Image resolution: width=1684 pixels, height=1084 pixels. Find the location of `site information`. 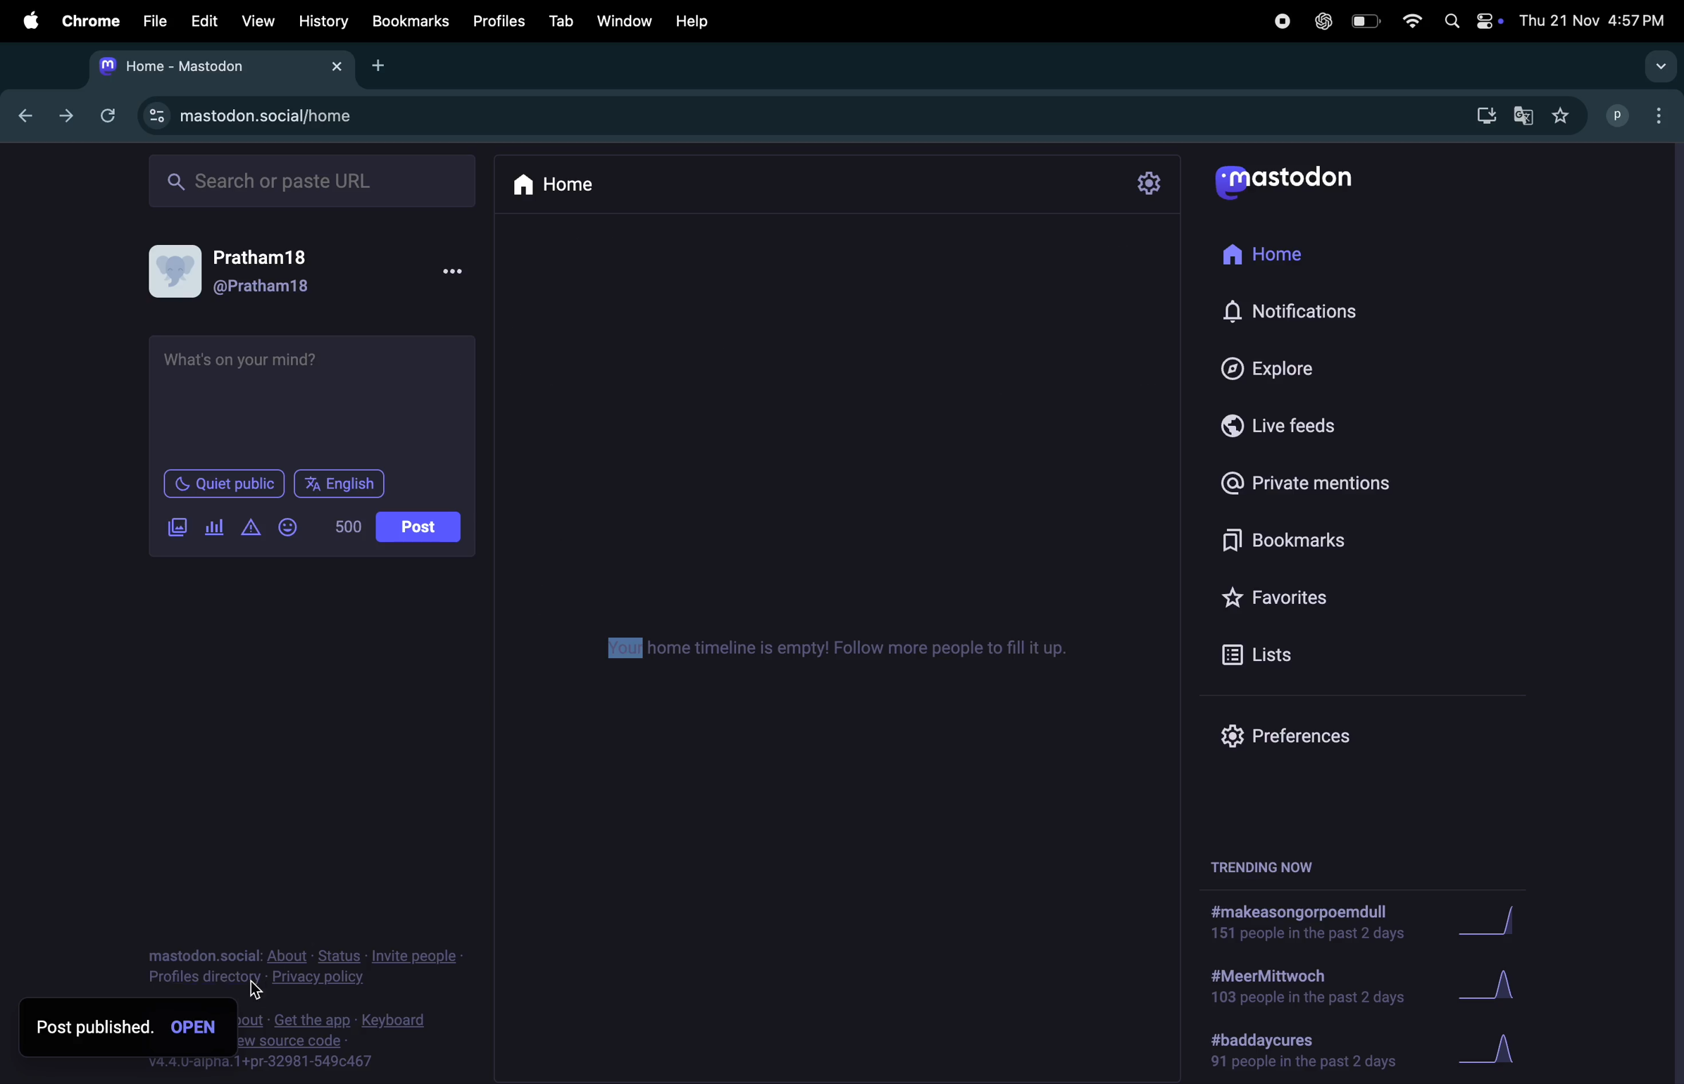

site information is located at coordinates (156, 115).